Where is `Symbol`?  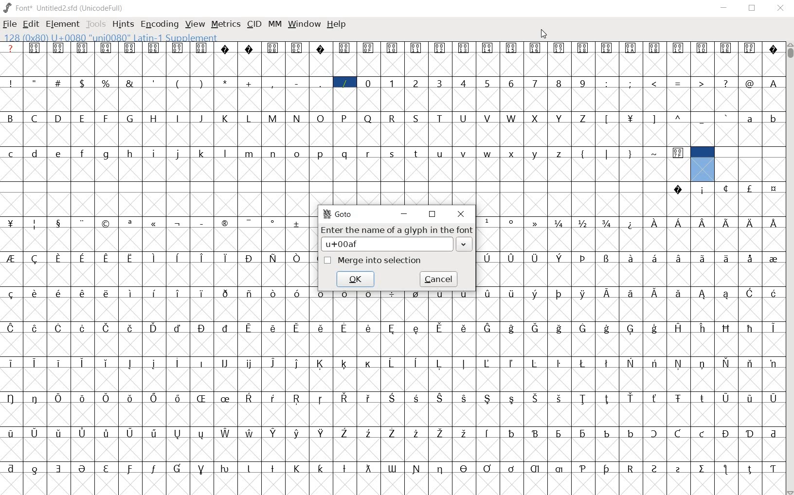 Symbol is located at coordinates (84, 328).